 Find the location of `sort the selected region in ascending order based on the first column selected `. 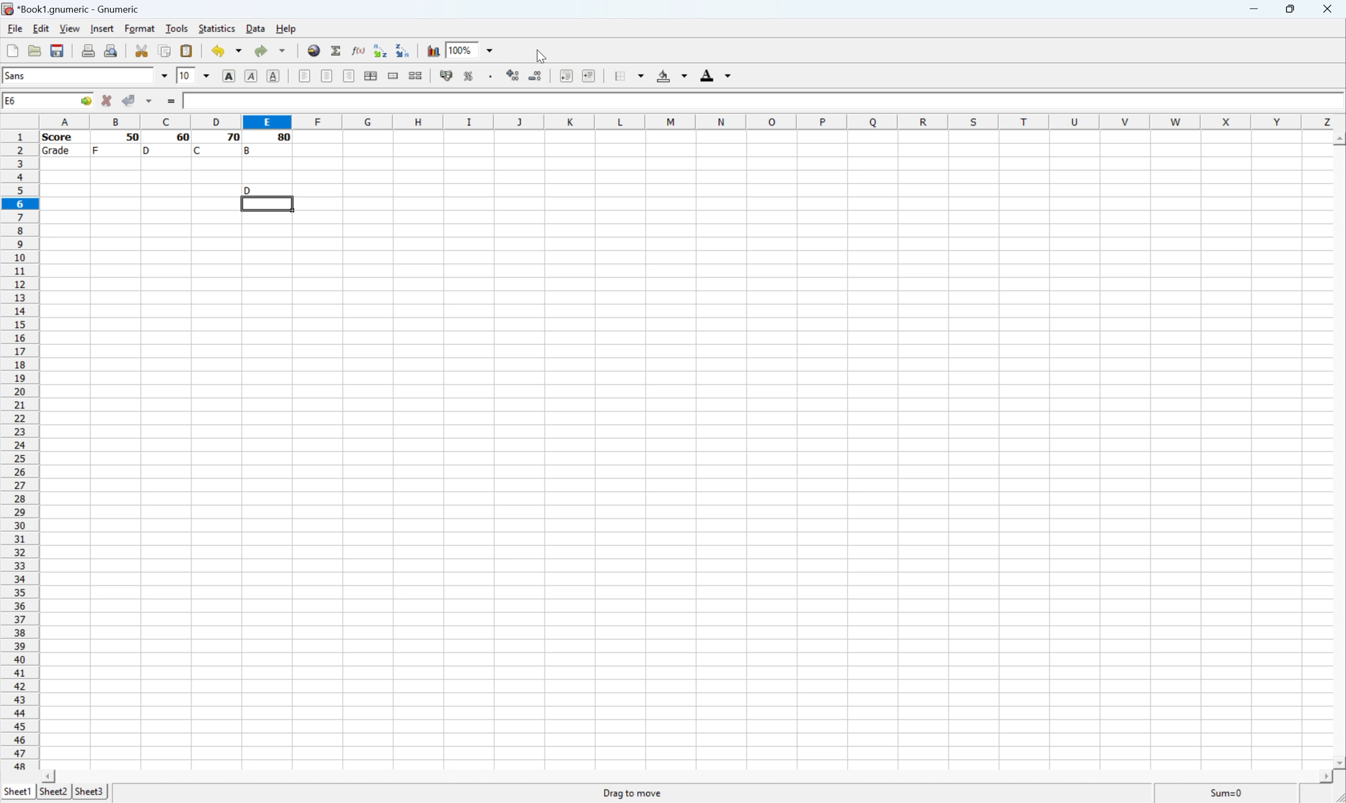

sort the selected region in ascending order based on the first column selected  is located at coordinates (379, 50).